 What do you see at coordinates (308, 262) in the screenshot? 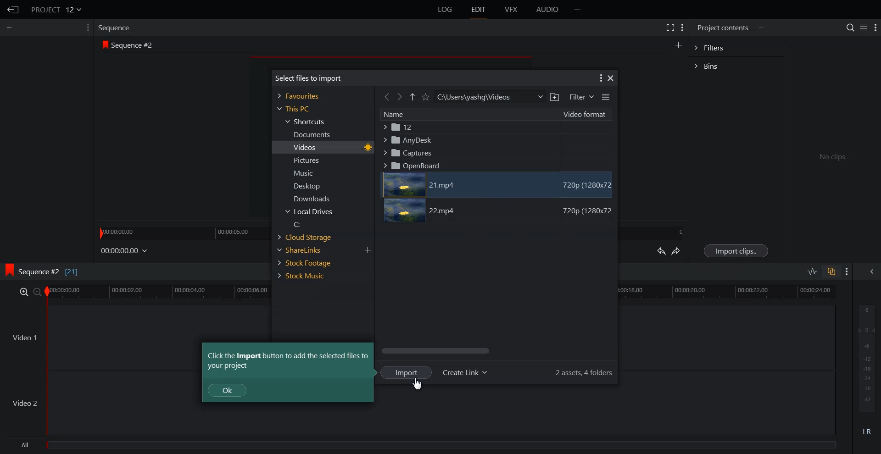
I see `Stock Footage` at bounding box center [308, 262].